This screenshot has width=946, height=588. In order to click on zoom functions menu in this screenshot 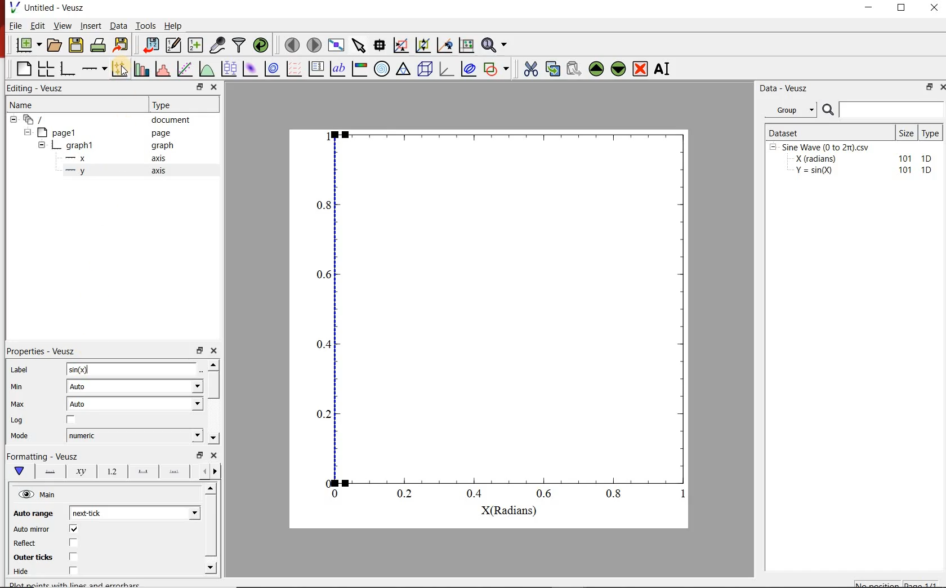, I will do `click(496, 43)`.